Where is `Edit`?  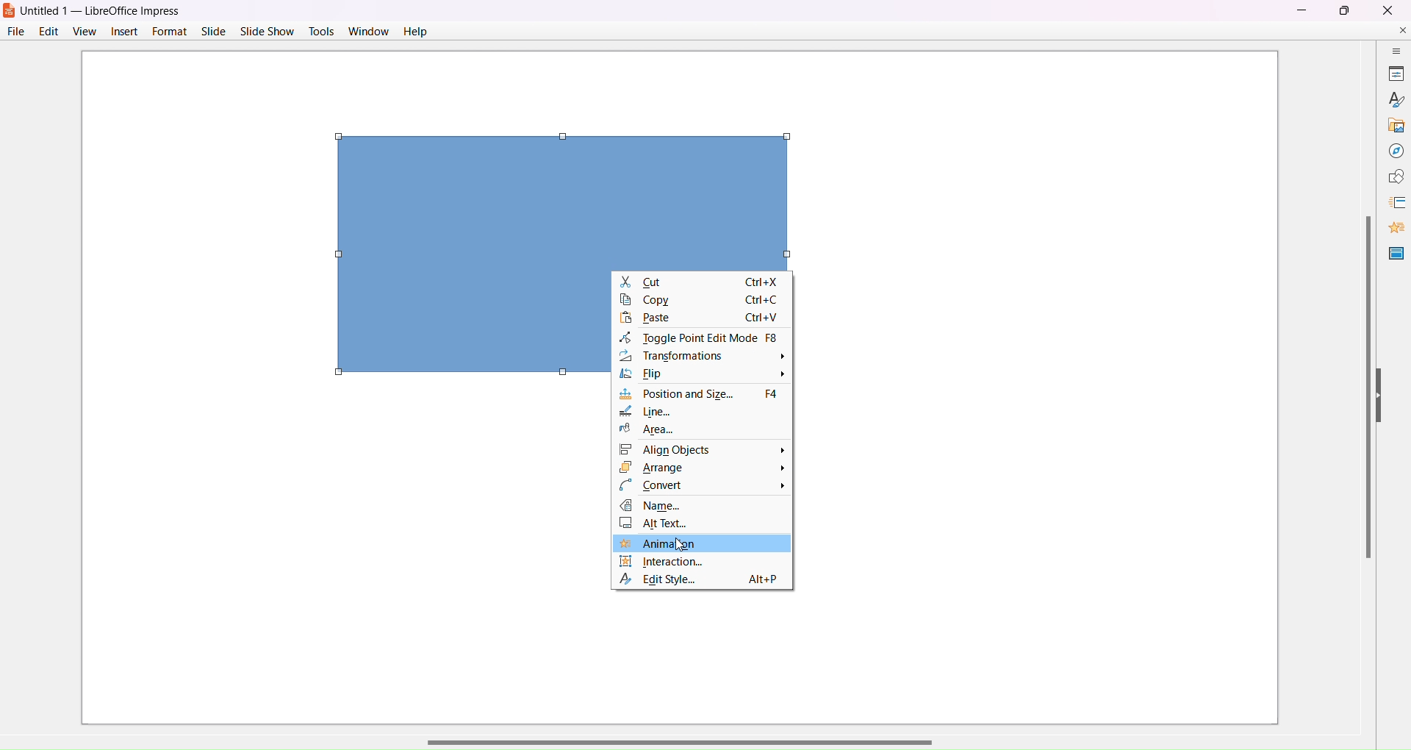
Edit is located at coordinates (50, 31).